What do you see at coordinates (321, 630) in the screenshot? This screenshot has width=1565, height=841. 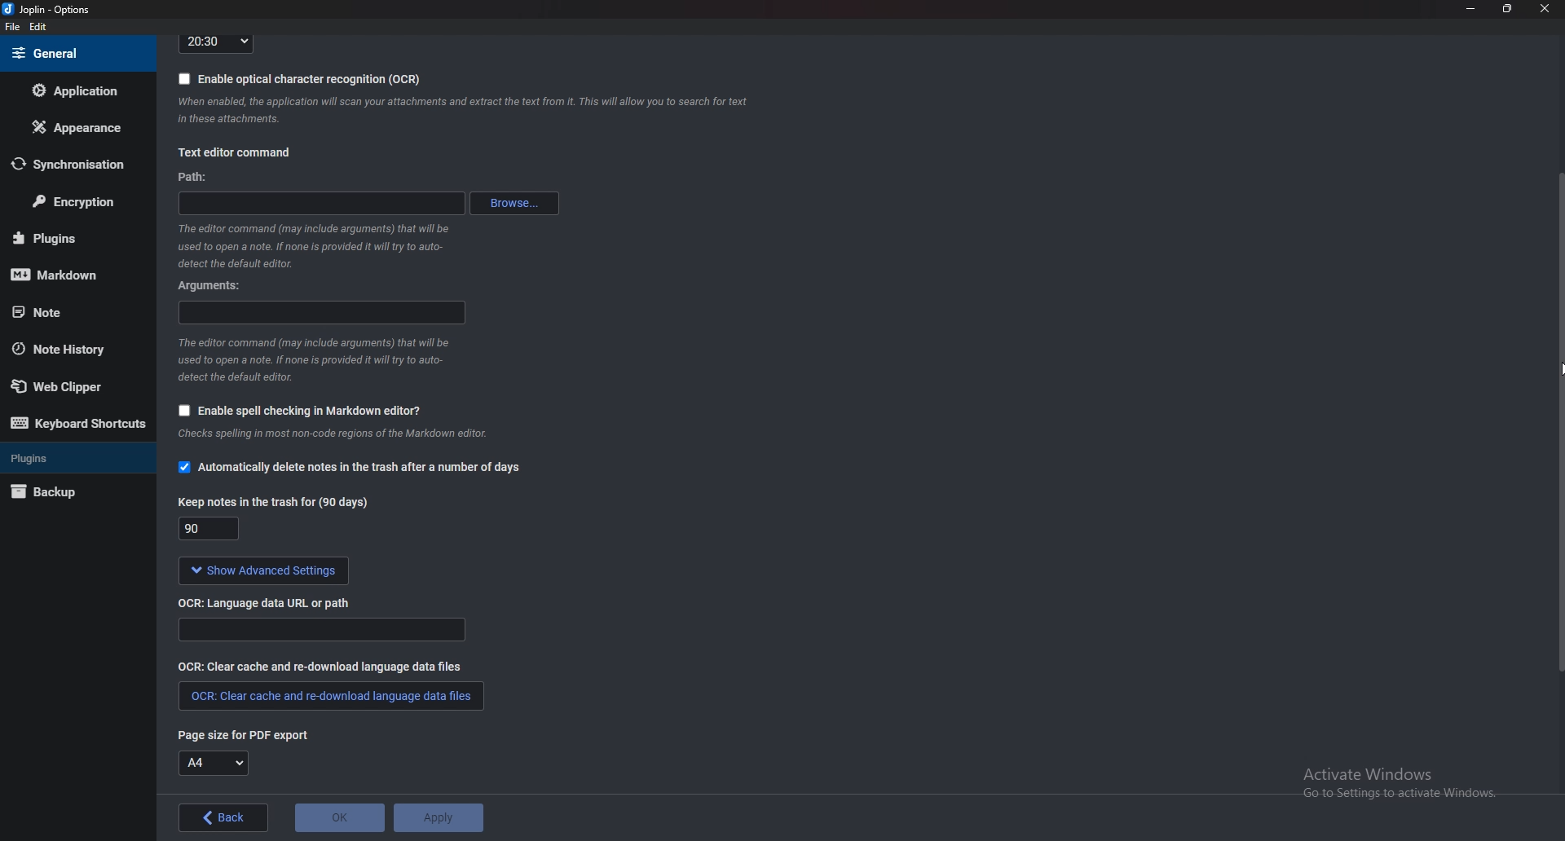 I see `Ocr language data url or path` at bounding box center [321, 630].